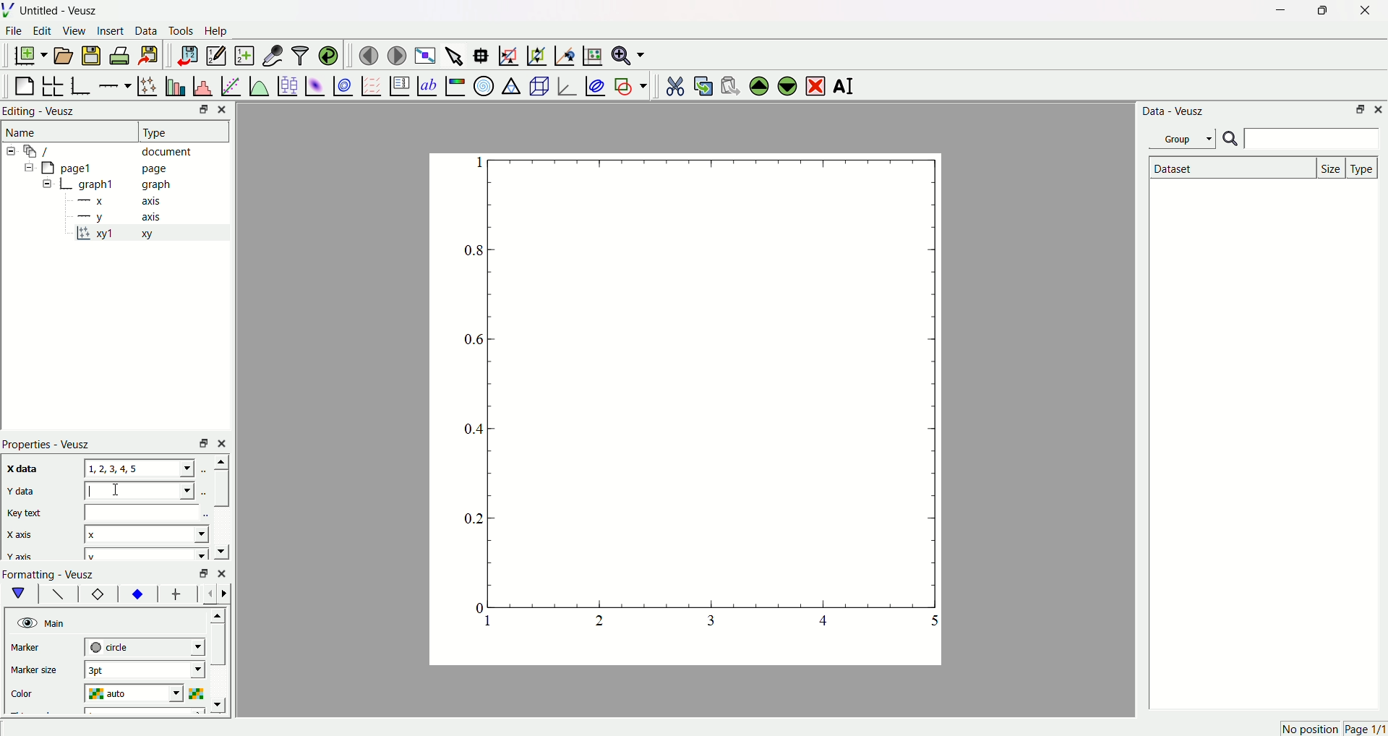 The height and width of the screenshot is (736, 1388). Describe the element at coordinates (176, 596) in the screenshot. I see `error bar line` at that location.